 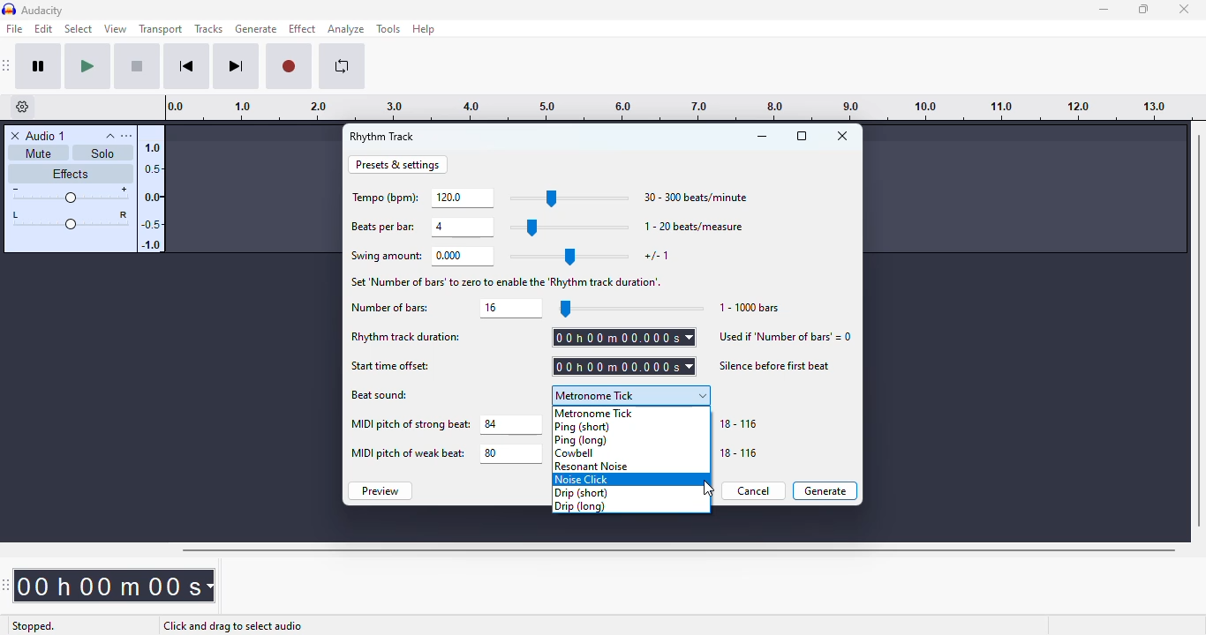 I want to click on delete track, so click(x=15, y=136).